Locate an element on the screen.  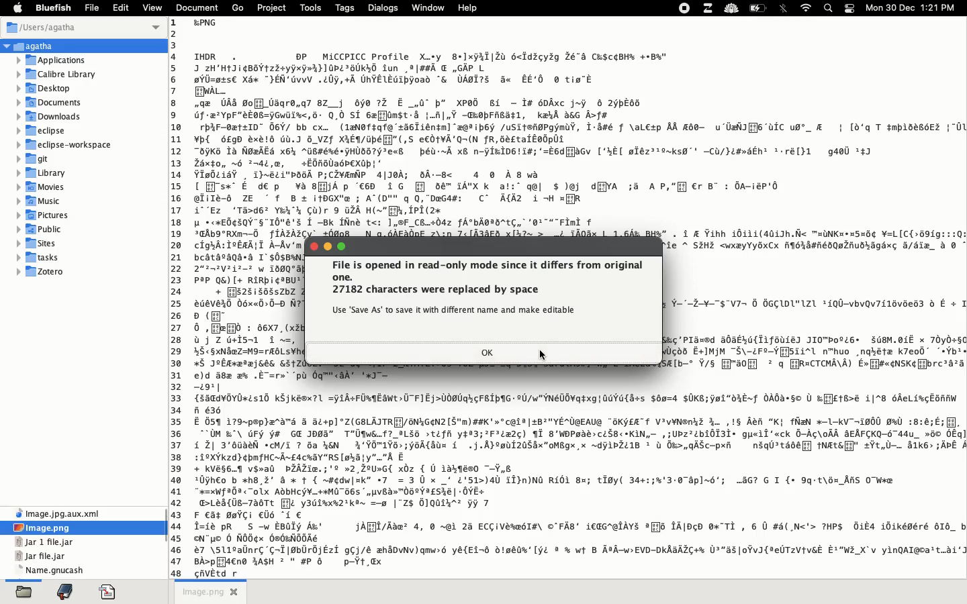
eclipse is located at coordinates (42, 130).